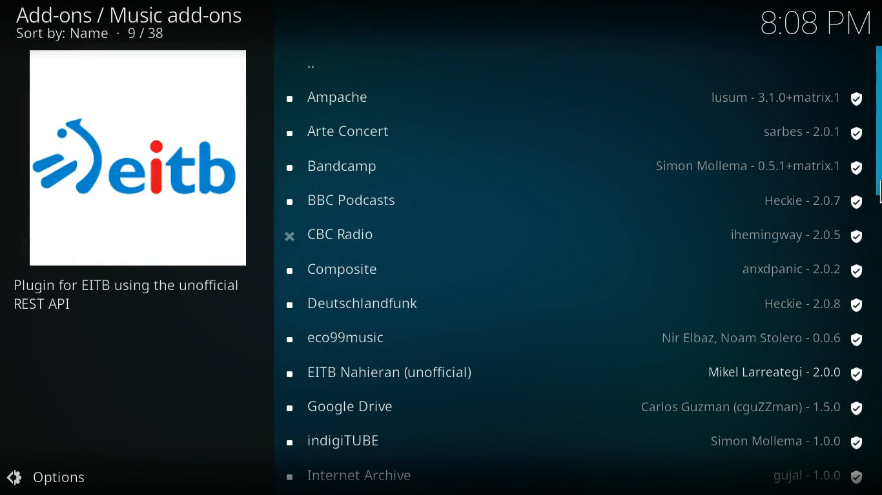 This screenshot has width=882, height=495. What do you see at coordinates (801, 268) in the screenshot?
I see `provide` at bounding box center [801, 268].